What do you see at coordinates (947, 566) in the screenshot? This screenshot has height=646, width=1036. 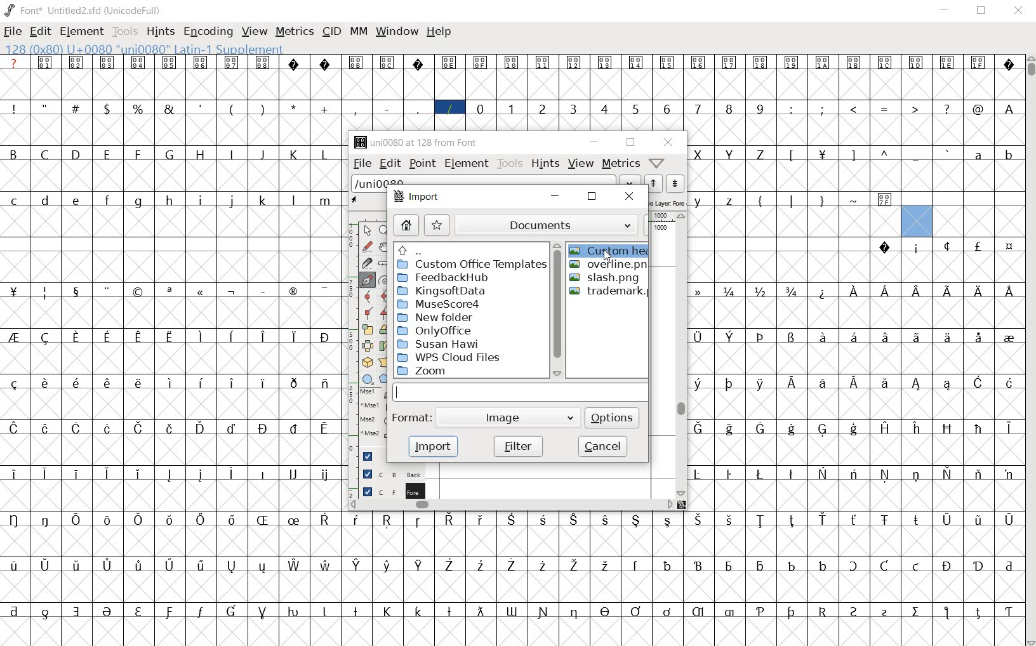 I see `glyph` at bounding box center [947, 566].